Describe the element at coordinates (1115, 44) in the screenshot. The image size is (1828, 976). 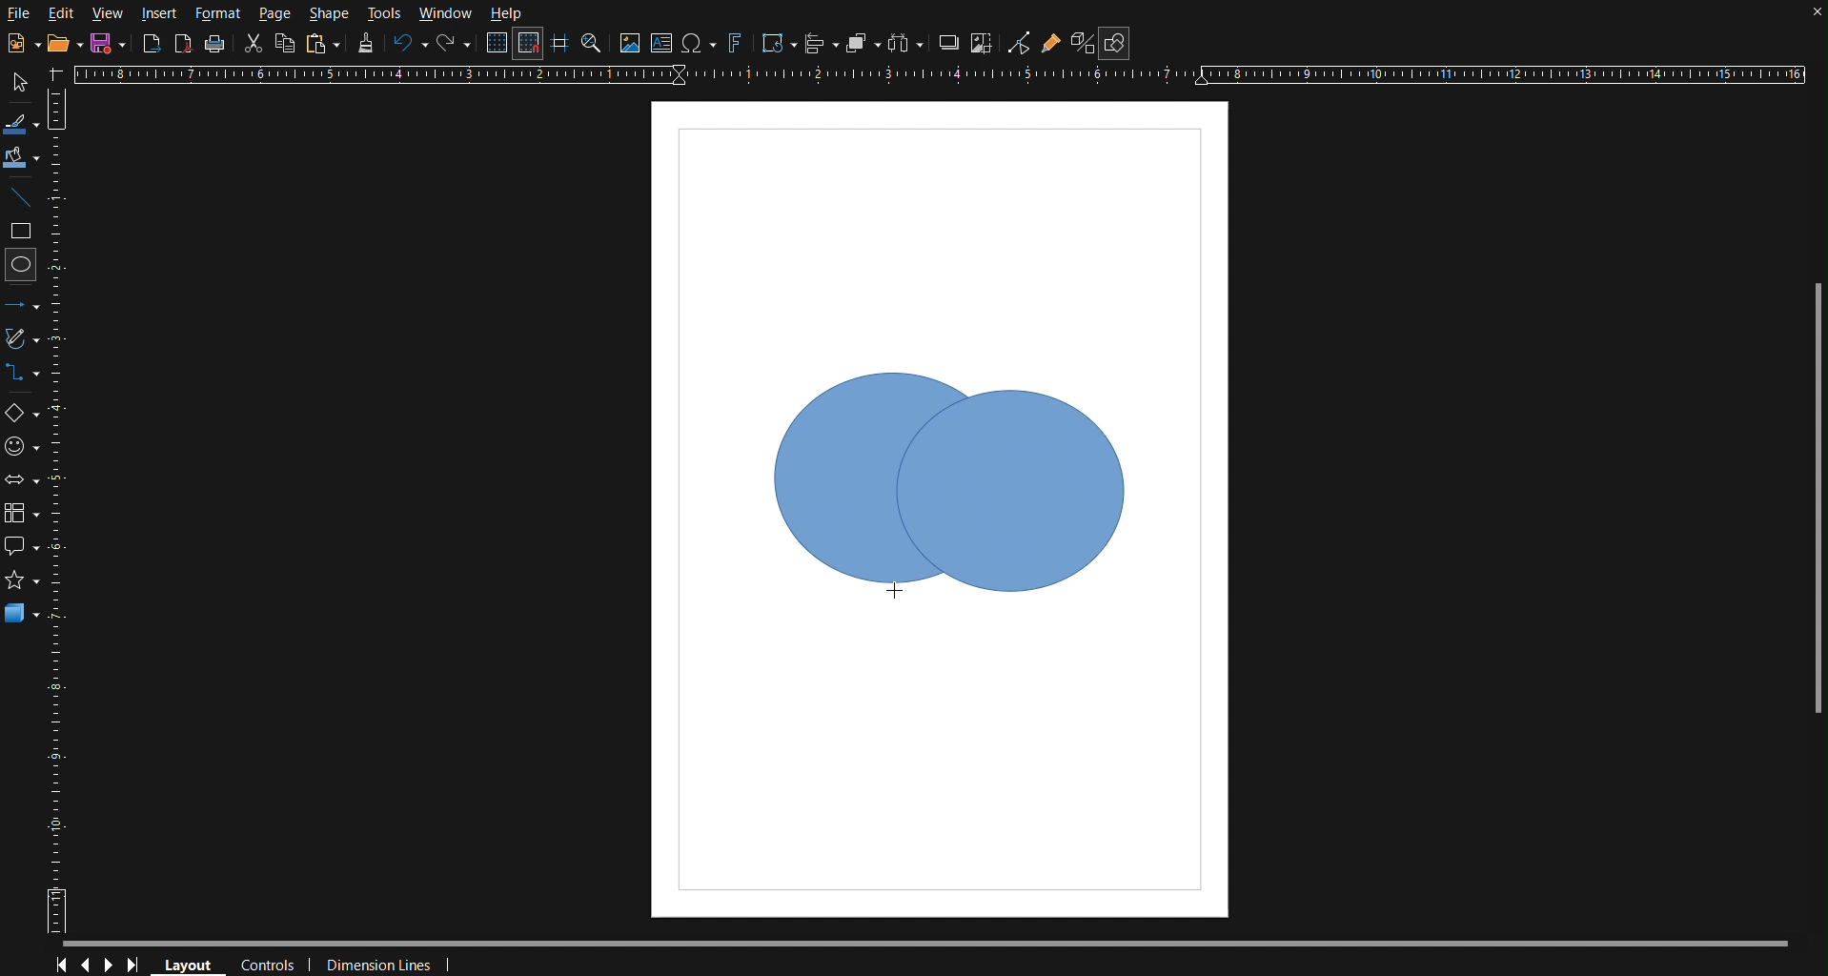
I see `Show Draw Functions` at that location.